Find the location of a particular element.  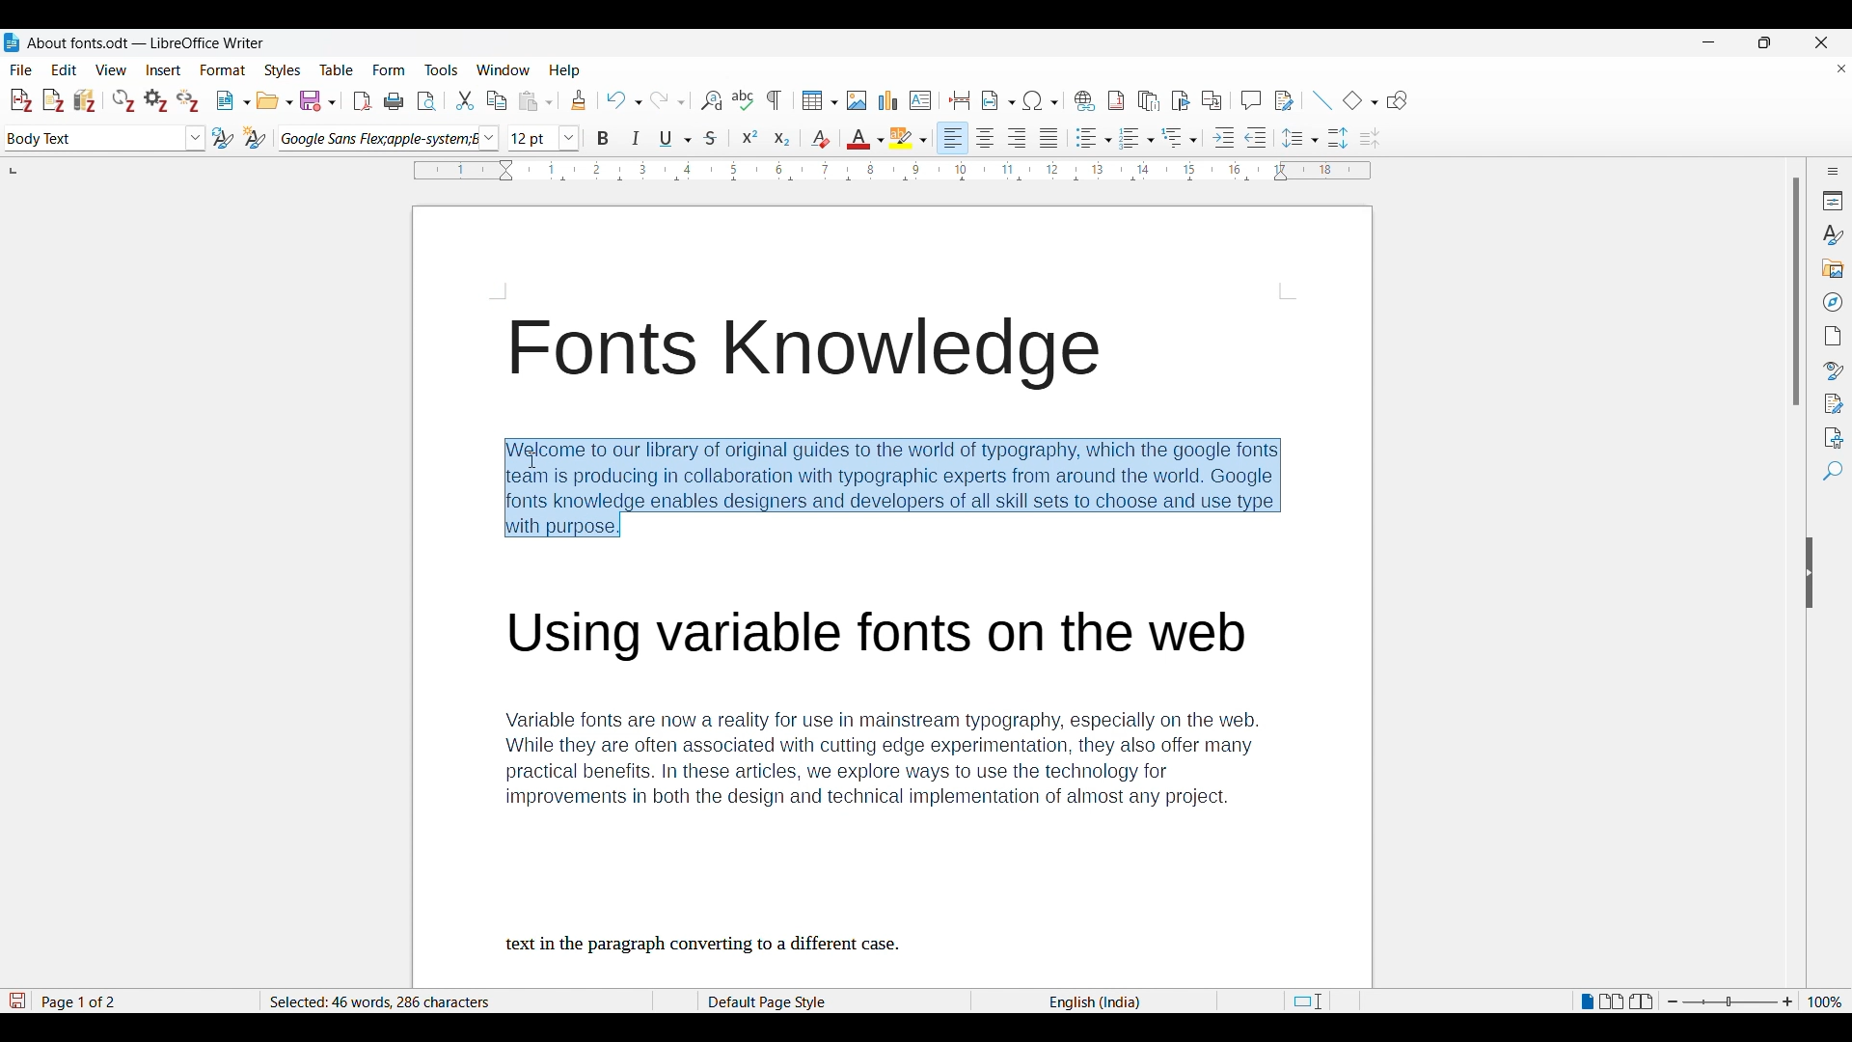

Toggle formatting marks is located at coordinates (774, 100).